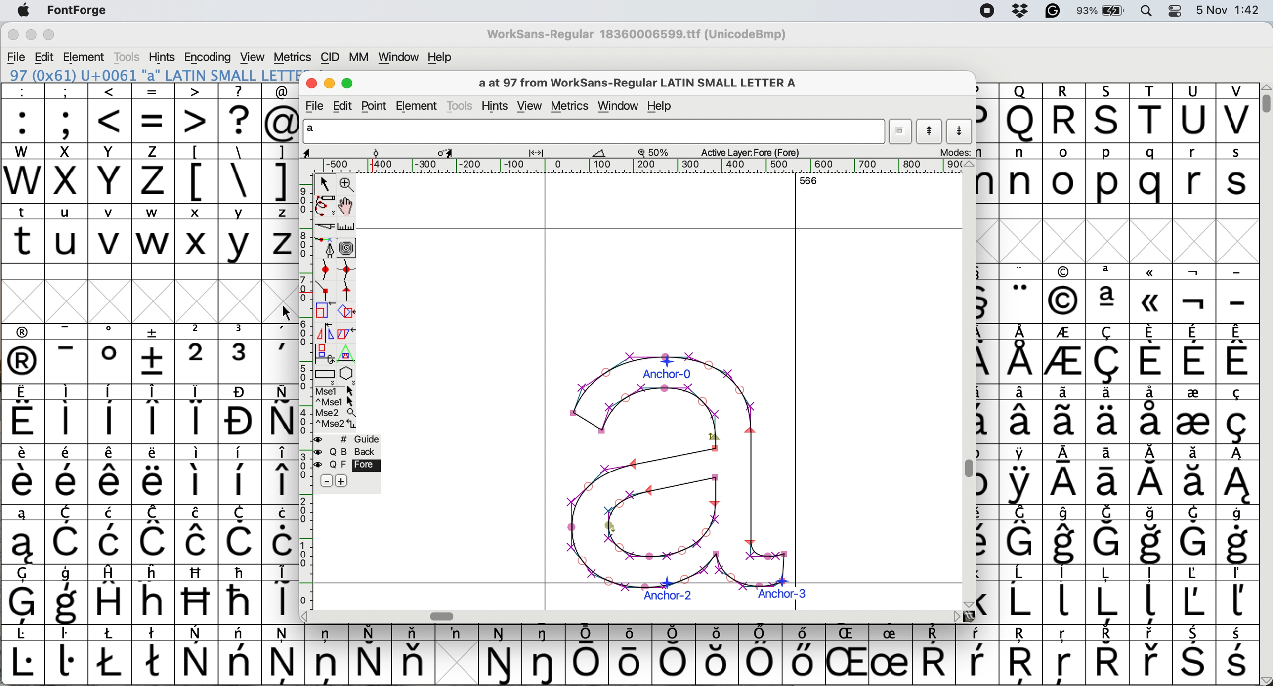  Describe the element at coordinates (325, 373) in the screenshot. I see `Rectangle or box` at that location.